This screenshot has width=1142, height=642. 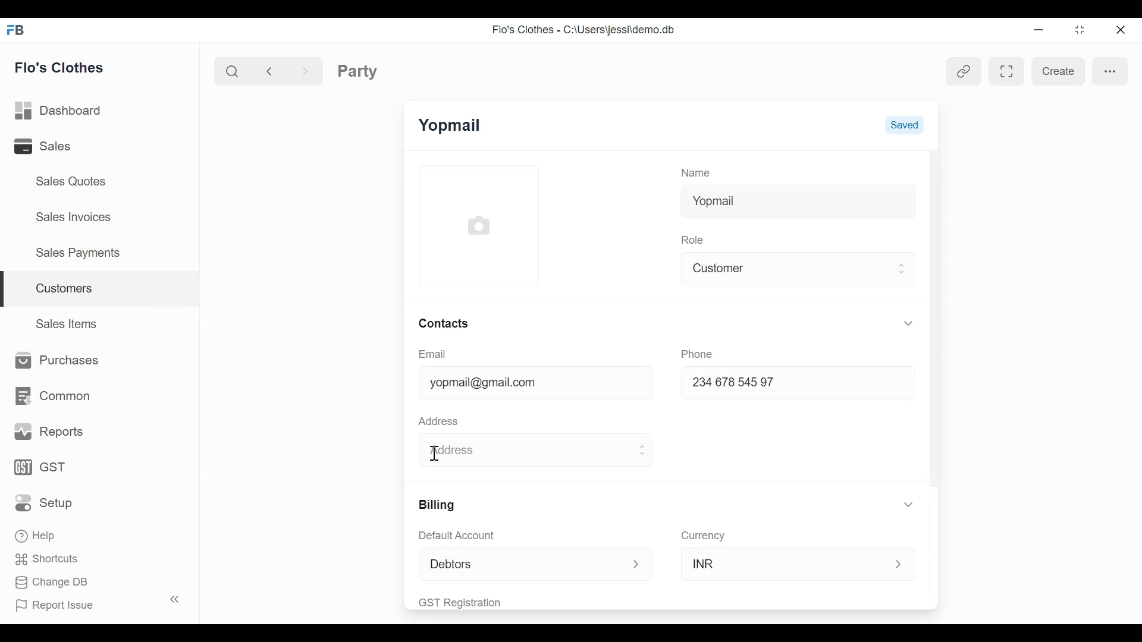 What do you see at coordinates (47, 502) in the screenshot?
I see `Setup` at bounding box center [47, 502].